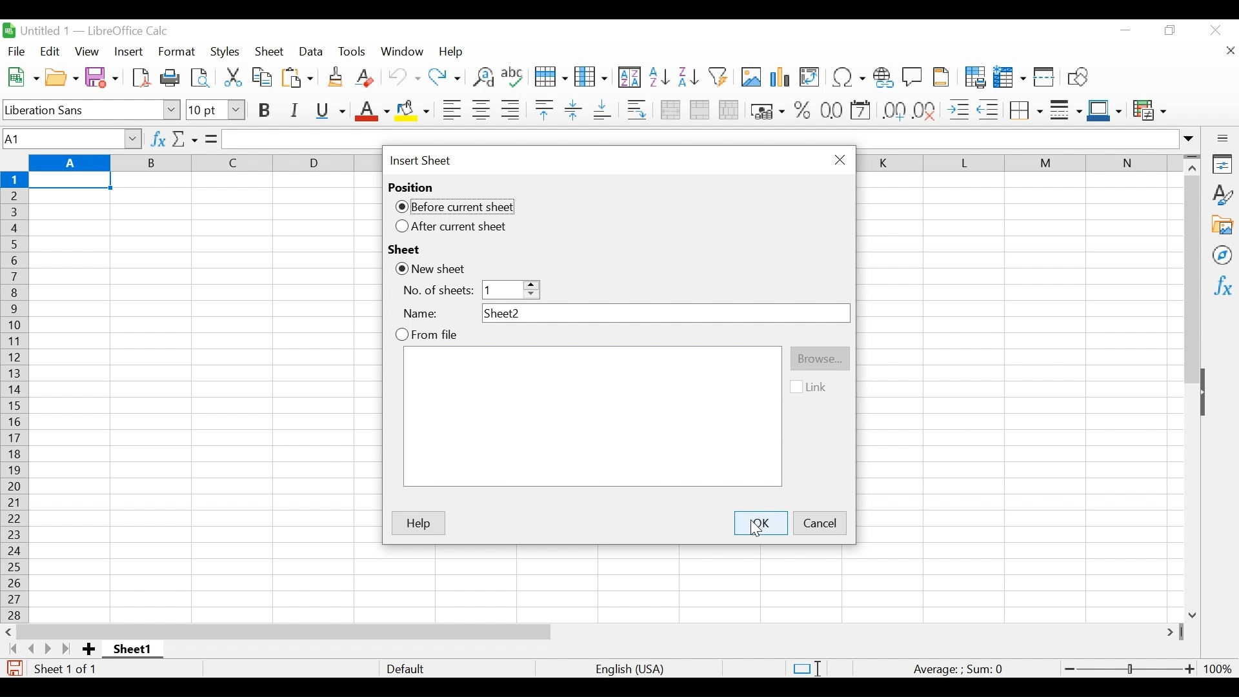 This screenshot has height=697, width=1239. I want to click on Gallery, so click(1222, 224).